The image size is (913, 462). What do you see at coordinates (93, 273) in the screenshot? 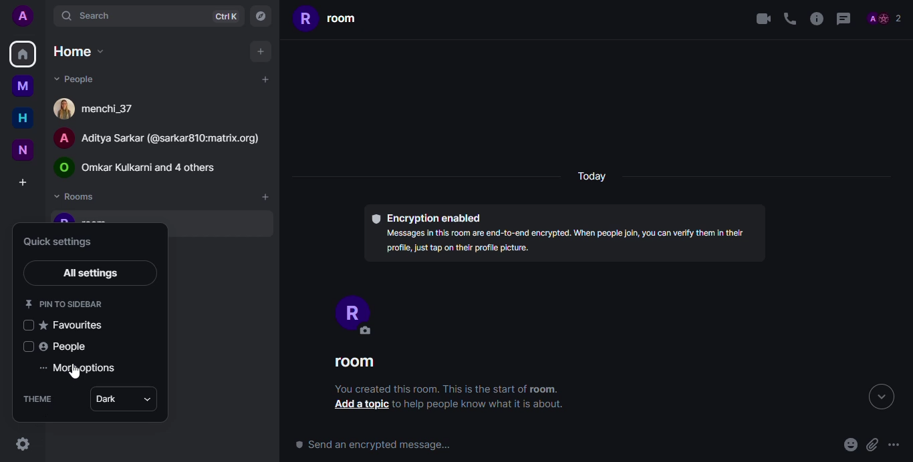
I see `all settings` at bounding box center [93, 273].